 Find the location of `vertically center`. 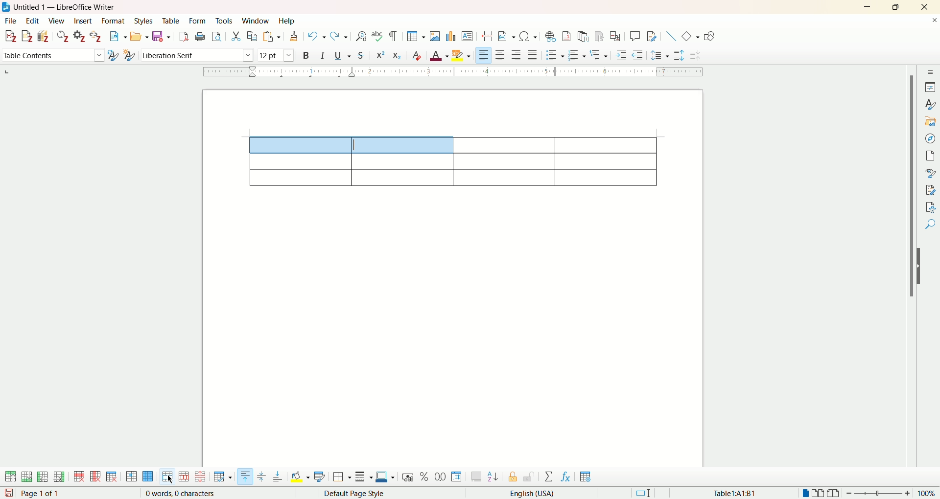

vertically center is located at coordinates (264, 476).